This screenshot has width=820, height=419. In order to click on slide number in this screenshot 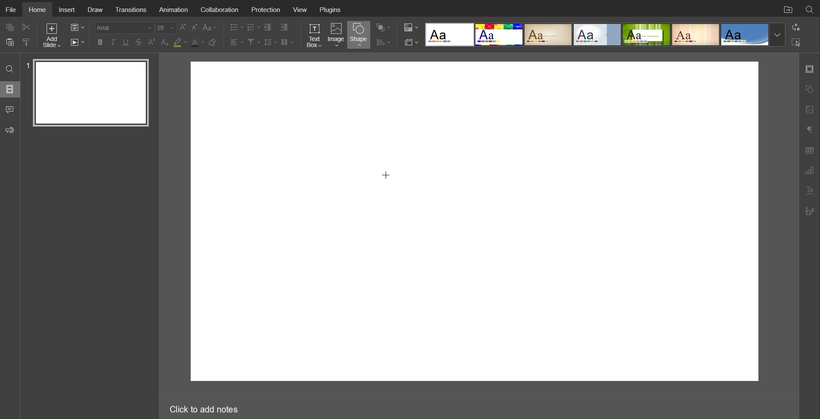, I will do `click(28, 64)`.